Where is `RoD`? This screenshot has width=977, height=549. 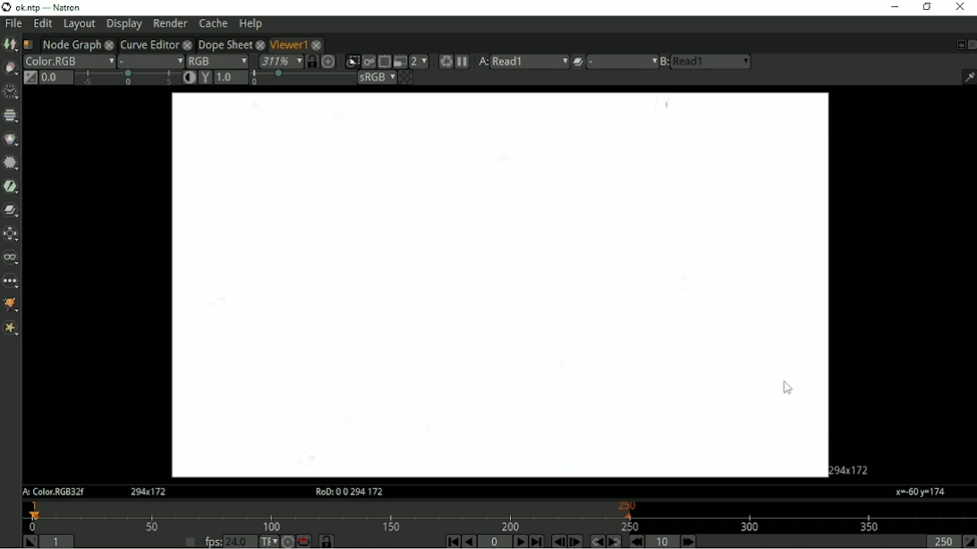
RoD is located at coordinates (349, 492).